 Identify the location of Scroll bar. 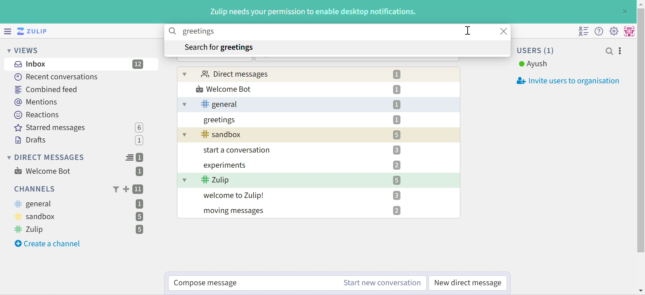
(641, 130).